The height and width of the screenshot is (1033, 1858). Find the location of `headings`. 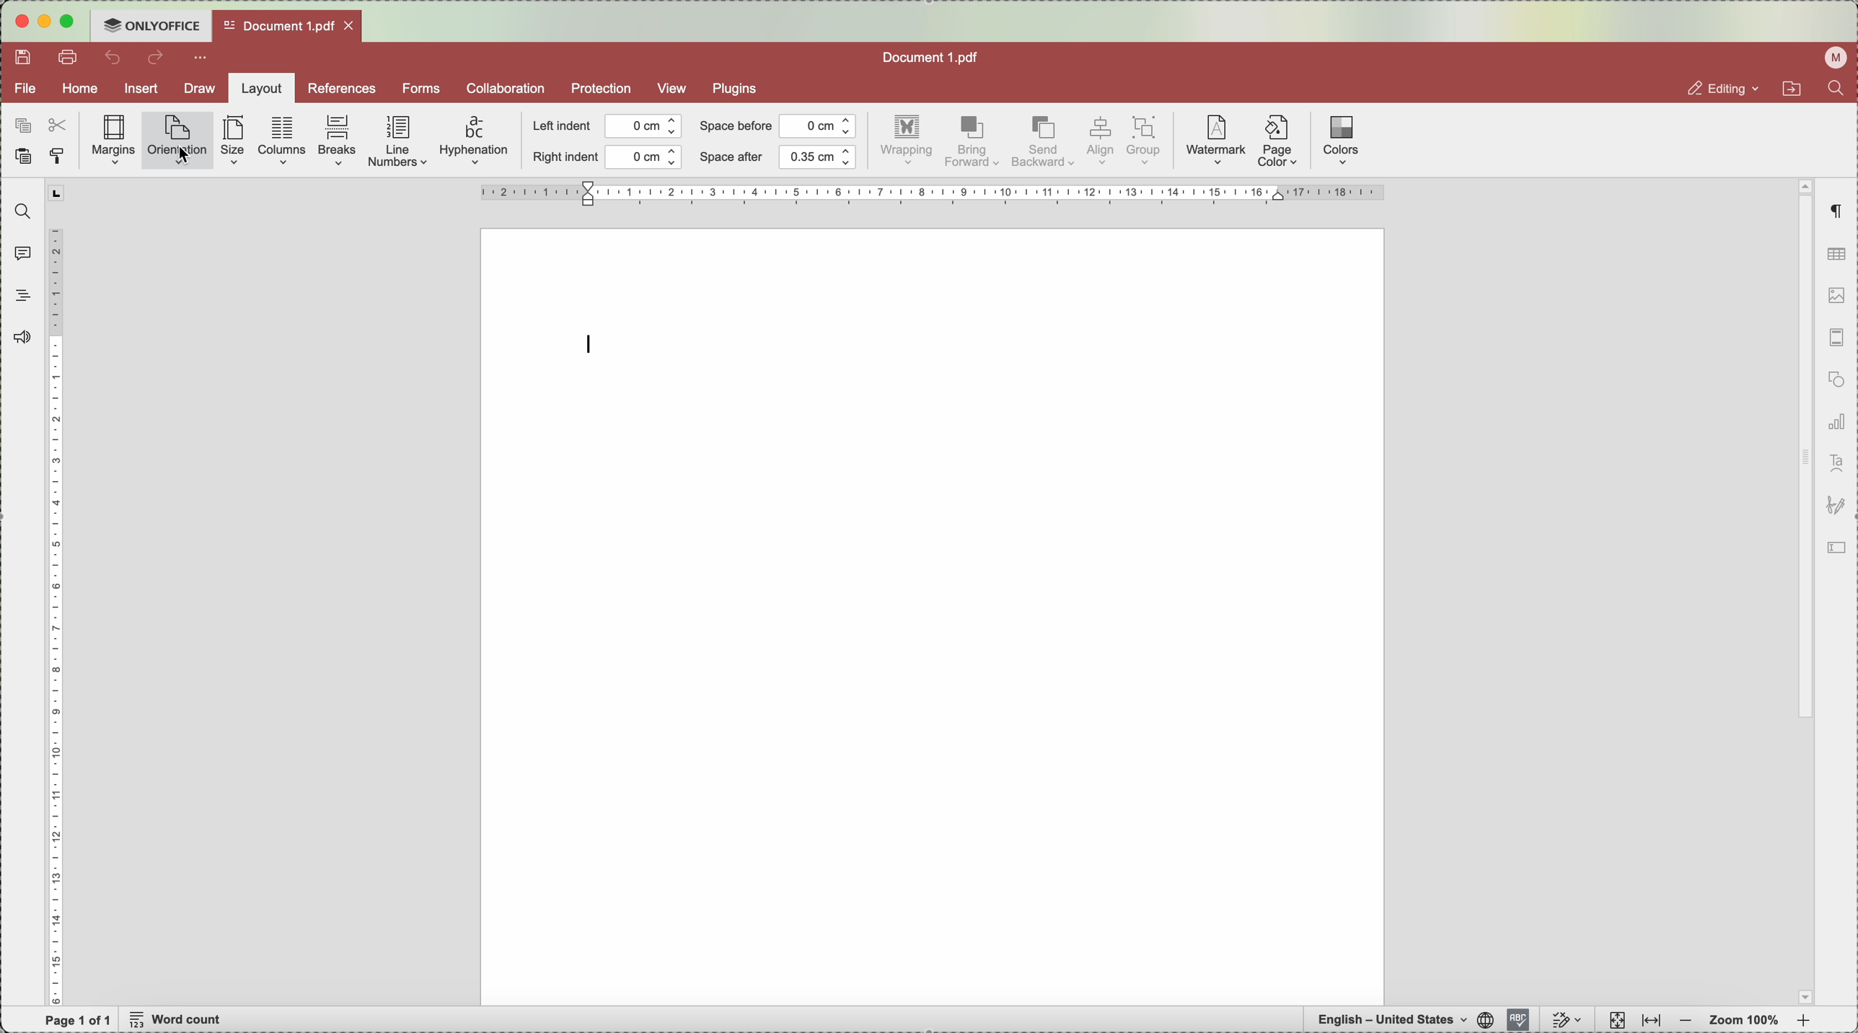

headings is located at coordinates (23, 296).